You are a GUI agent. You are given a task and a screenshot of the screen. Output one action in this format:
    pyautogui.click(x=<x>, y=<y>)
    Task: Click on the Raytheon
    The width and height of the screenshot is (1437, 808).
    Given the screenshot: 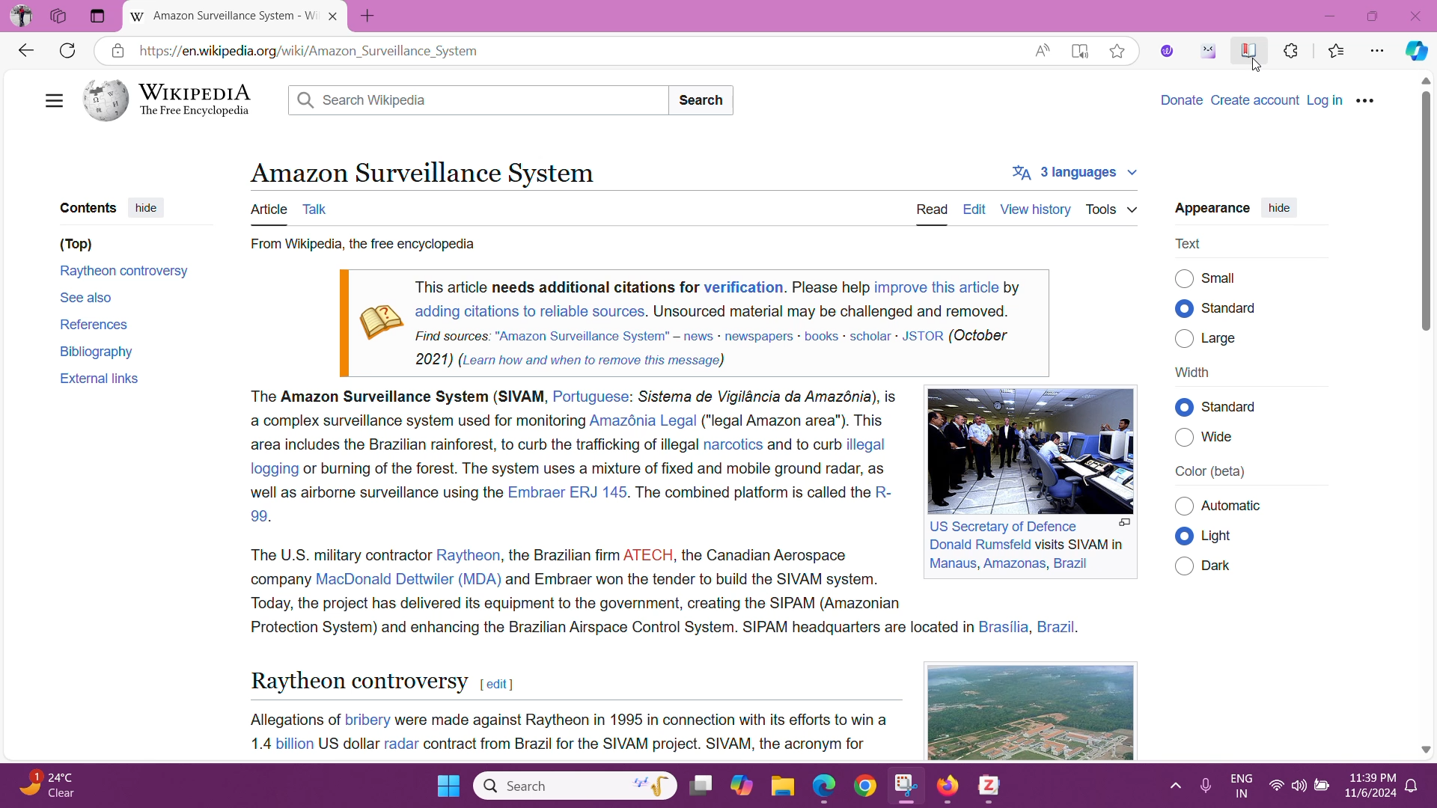 What is the action you would take?
    pyautogui.click(x=469, y=555)
    